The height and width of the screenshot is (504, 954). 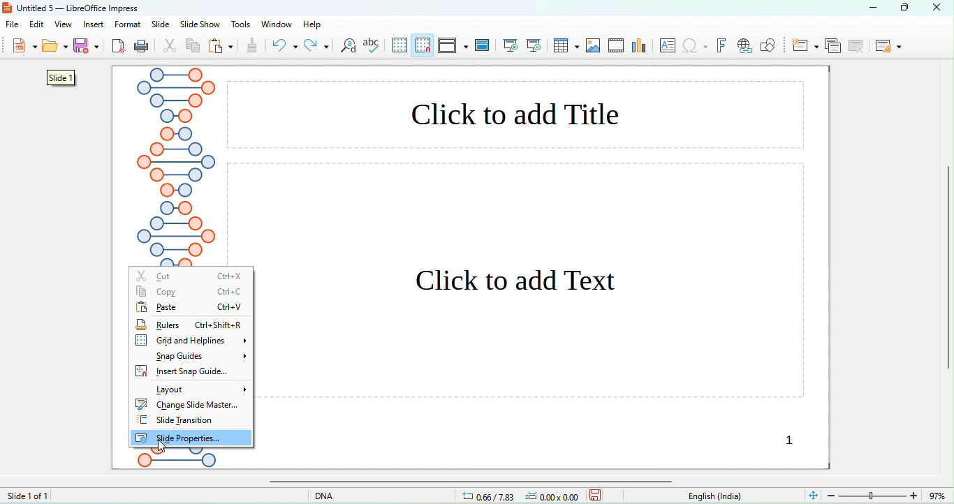 What do you see at coordinates (193, 275) in the screenshot?
I see `cut` at bounding box center [193, 275].